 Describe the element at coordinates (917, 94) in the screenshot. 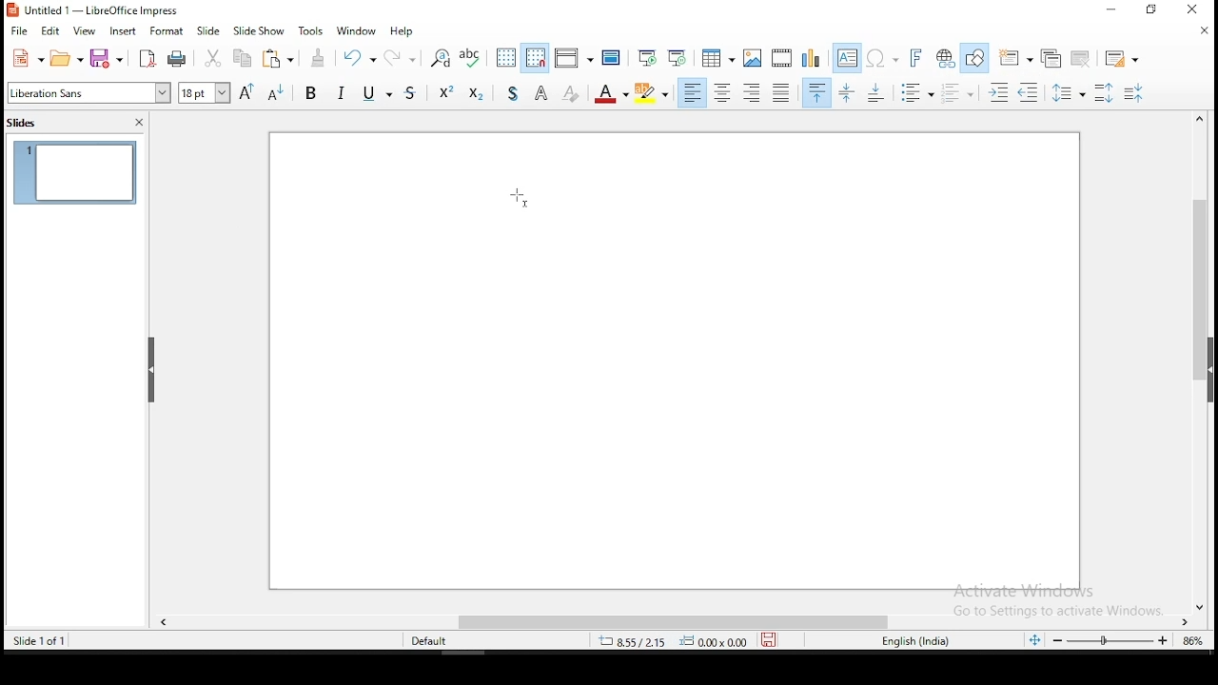

I see `toggle unordered list` at that location.